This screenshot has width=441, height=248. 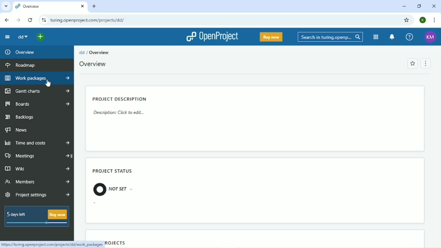 I want to click on OpenProject, so click(x=212, y=36).